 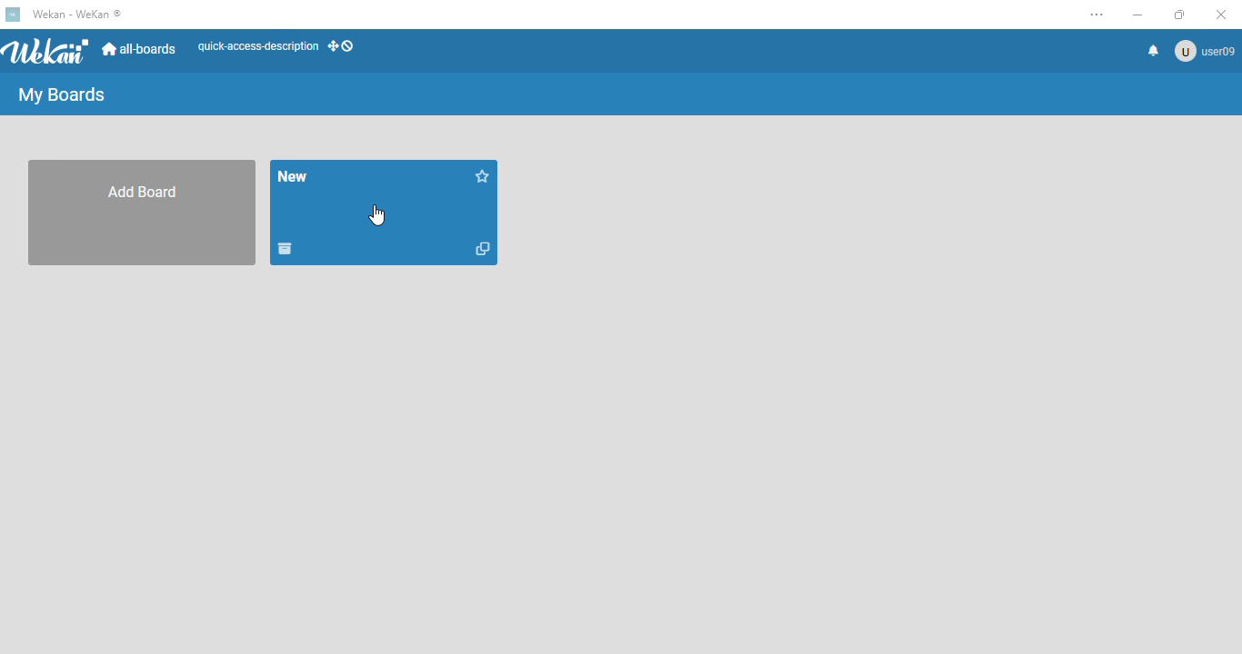 What do you see at coordinates (140, 50) in the screenshot?
I see `all-boards` at bounding box center [140, 50].